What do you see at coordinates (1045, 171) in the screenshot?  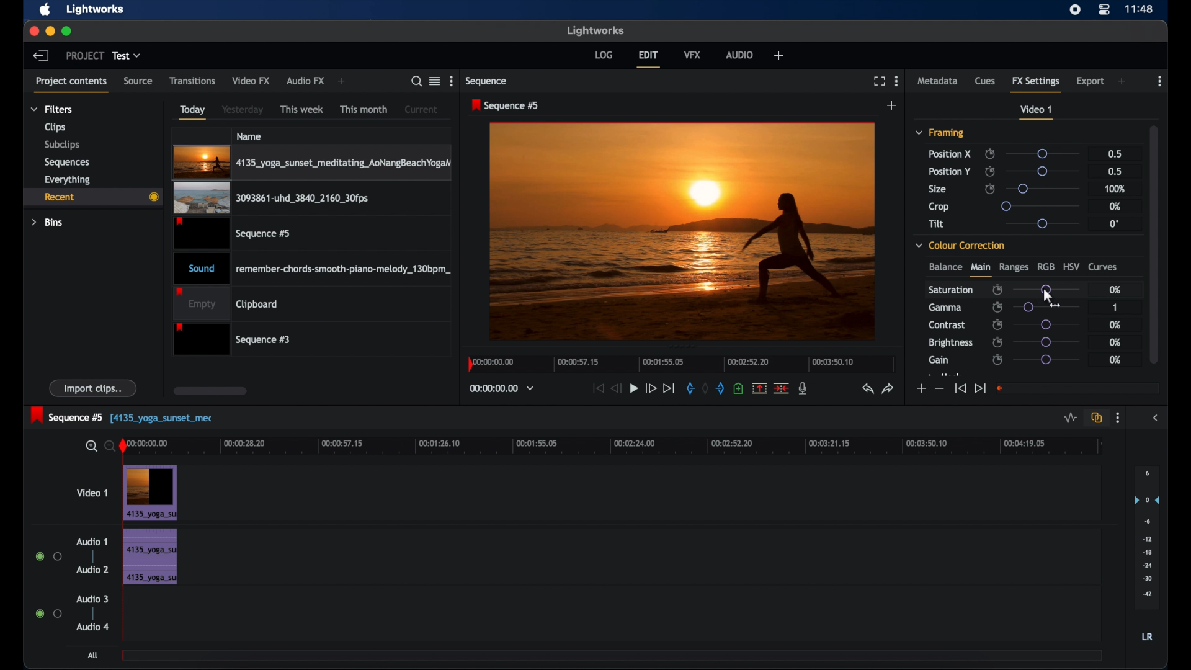 I see `slider` at bounding box center [1045, 171].